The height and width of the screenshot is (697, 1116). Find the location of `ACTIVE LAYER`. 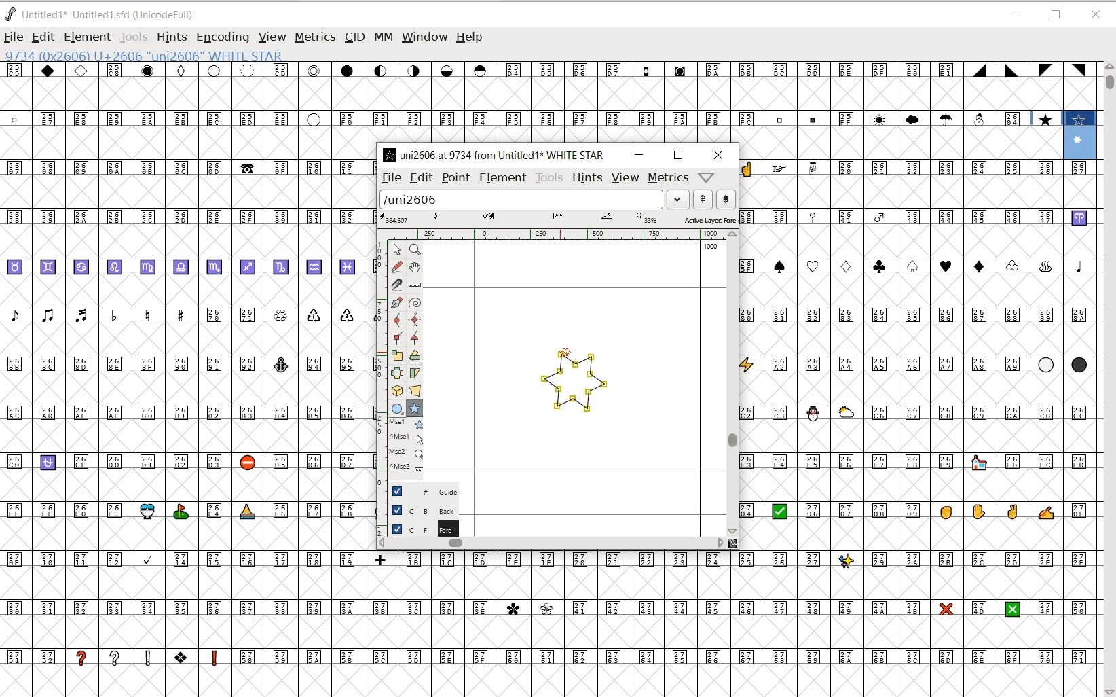

ACTIVE LAYER is located at coordinates (558, 218).